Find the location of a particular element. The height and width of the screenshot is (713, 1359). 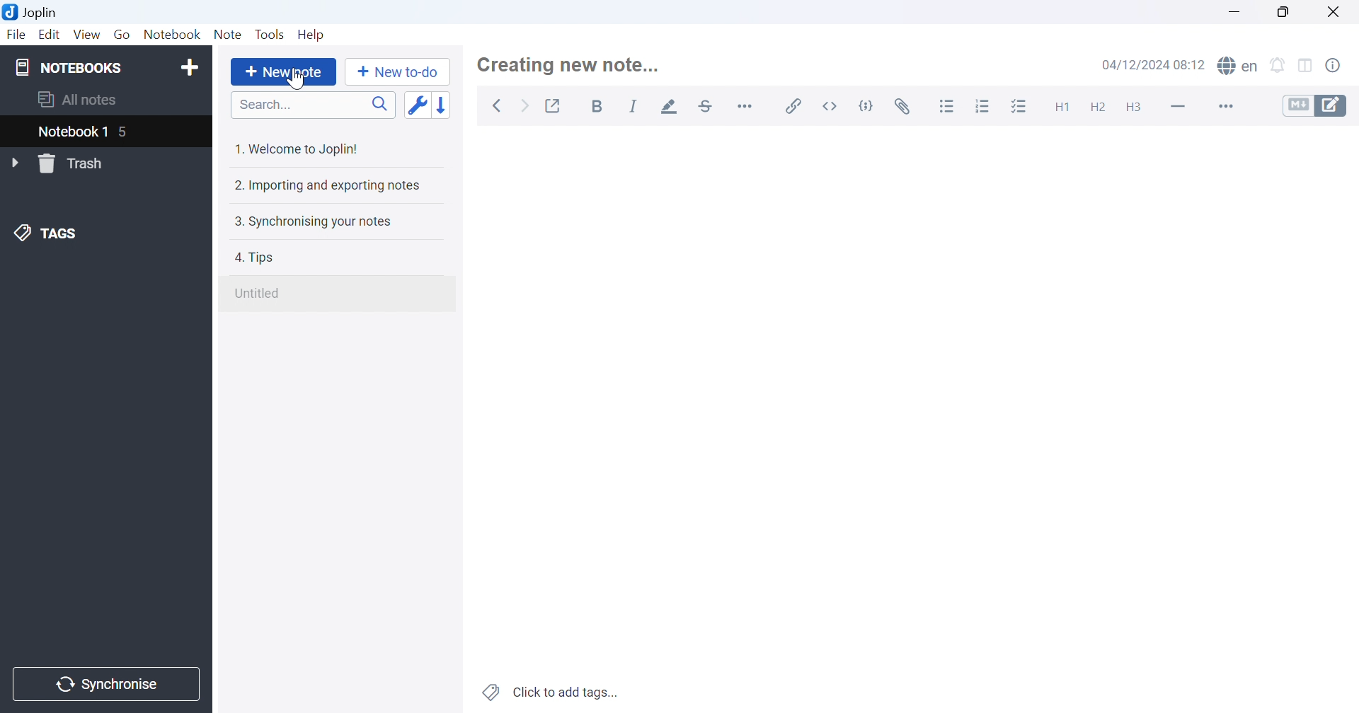

Go is located at coordinates (124, 35).